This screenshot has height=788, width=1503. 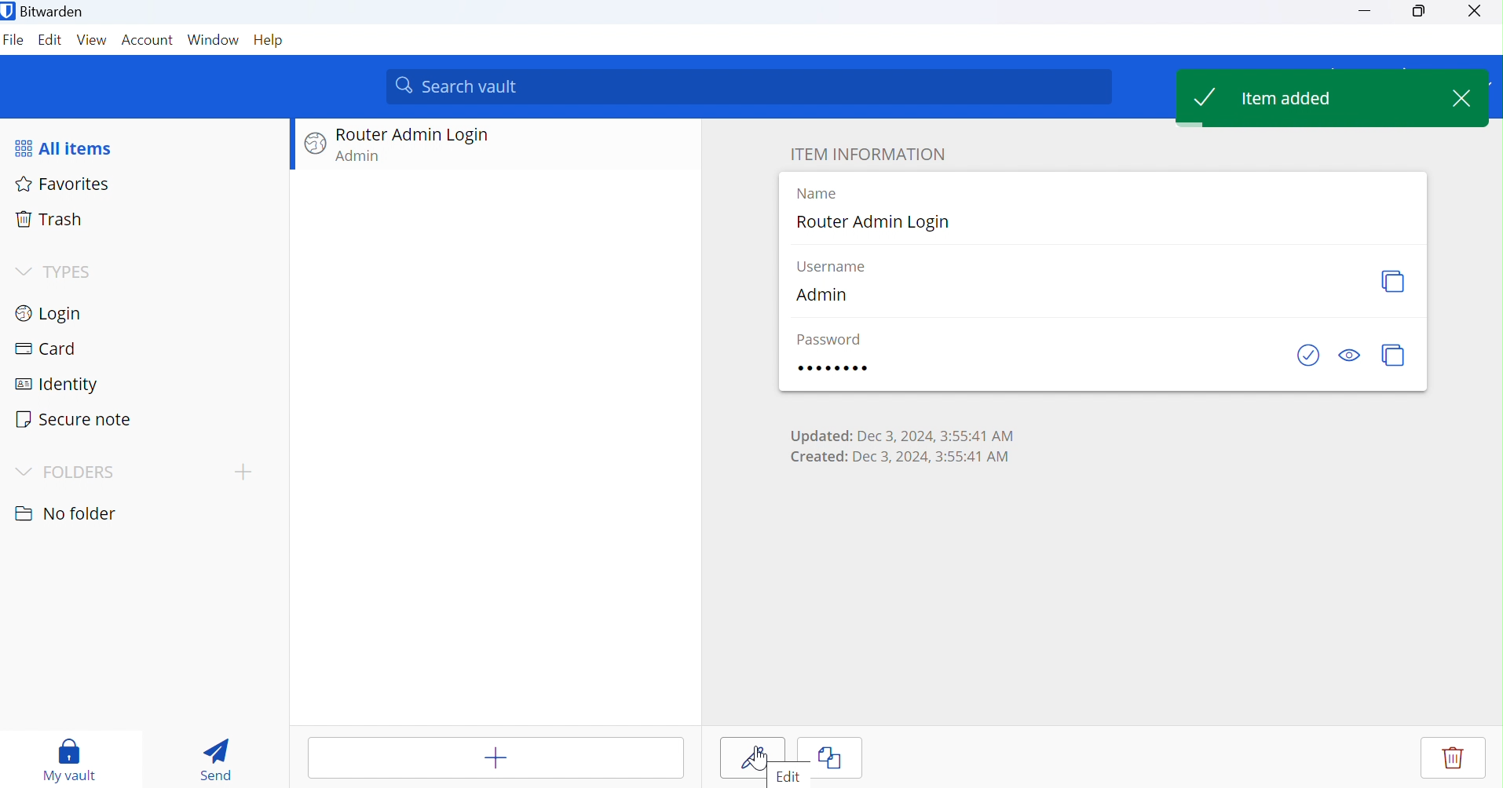 I want to click on Admin, so click(x=363, y=157).